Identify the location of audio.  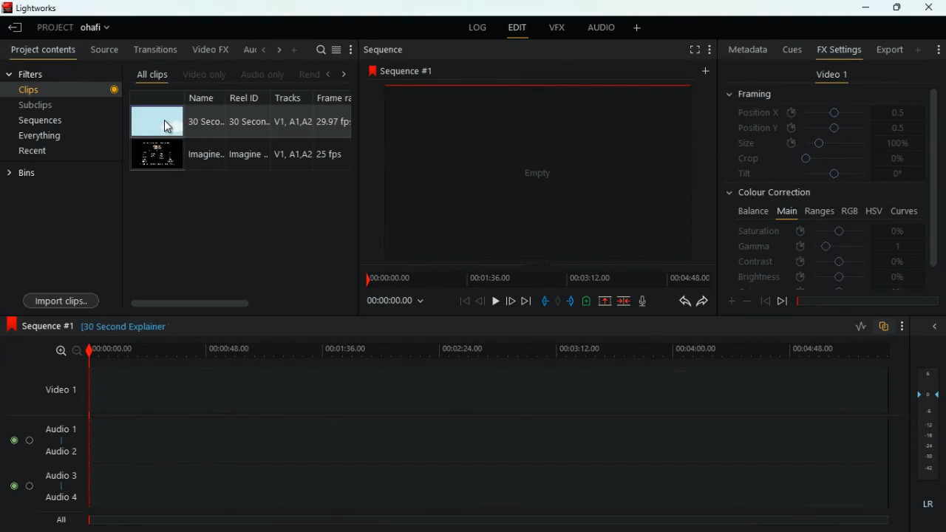
(596, 27).